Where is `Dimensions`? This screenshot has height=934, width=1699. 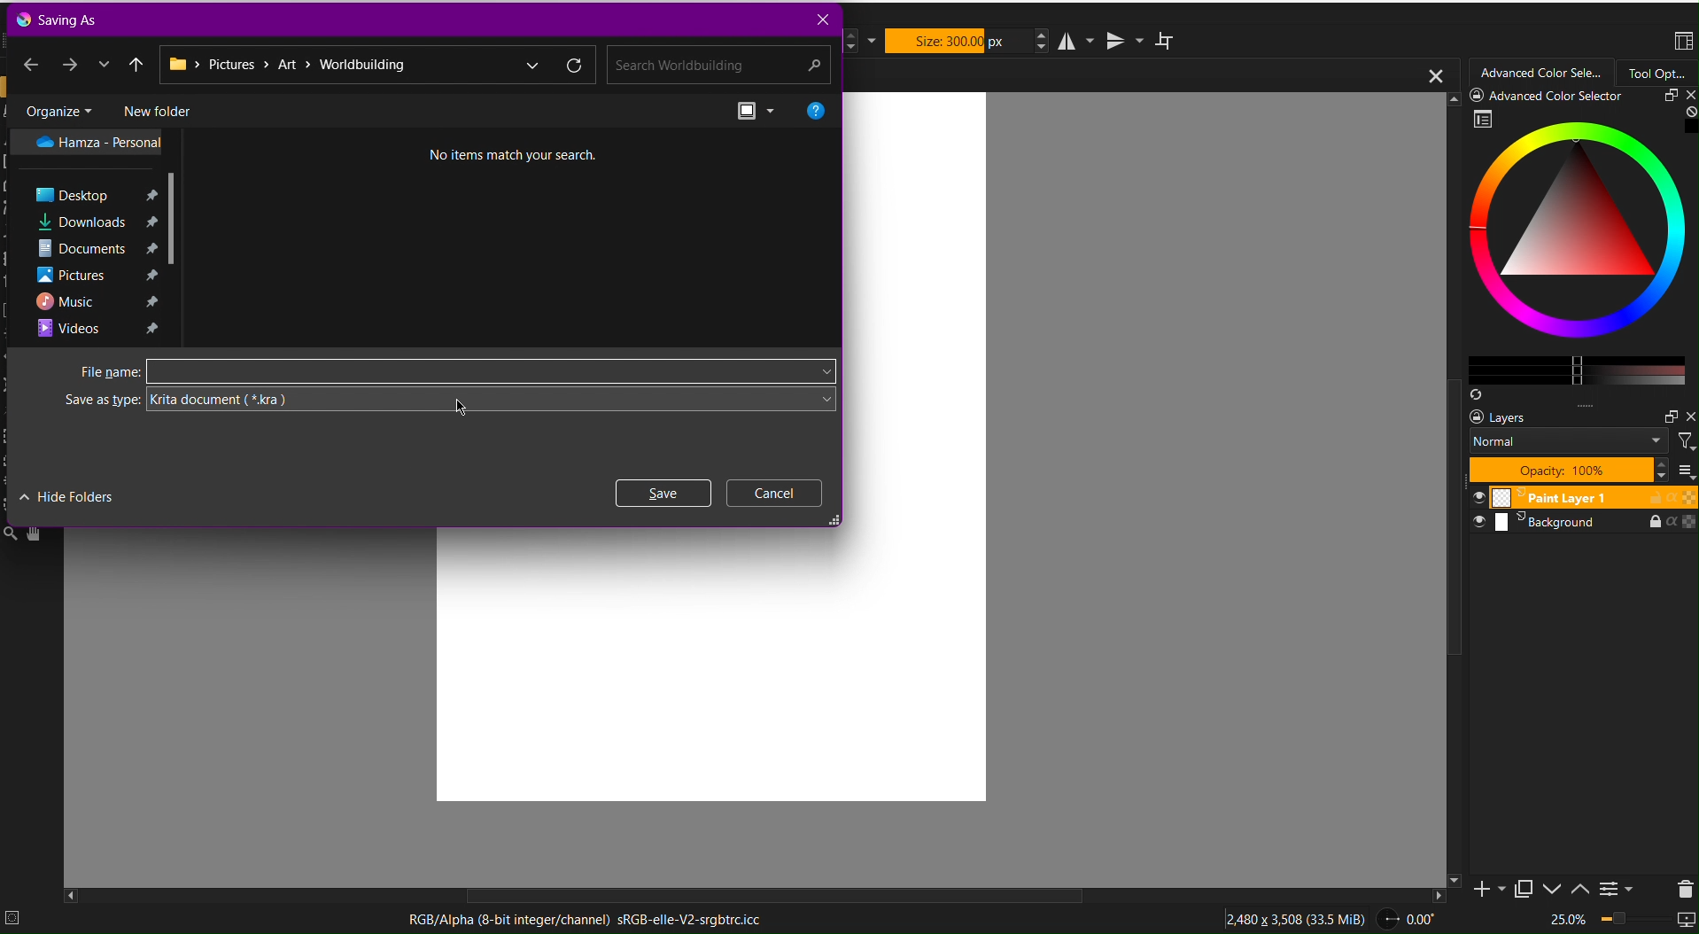
Dimensions is located at coordinates (1299, 916).